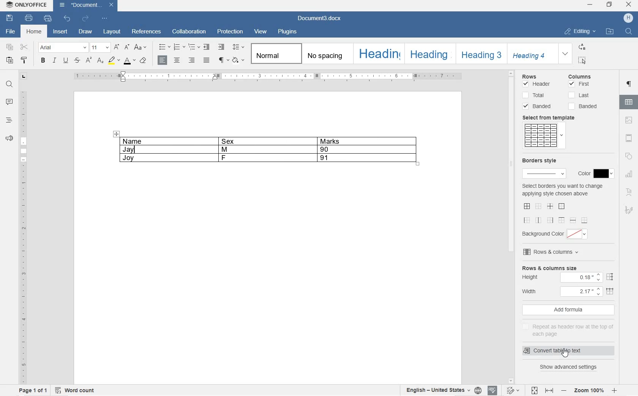 The height and width of the screenshot is (396, 638). What do you see at coordinates (24, 60) in the screenshot?
I see `COPY STYLE` at bounding box center [24, 60].